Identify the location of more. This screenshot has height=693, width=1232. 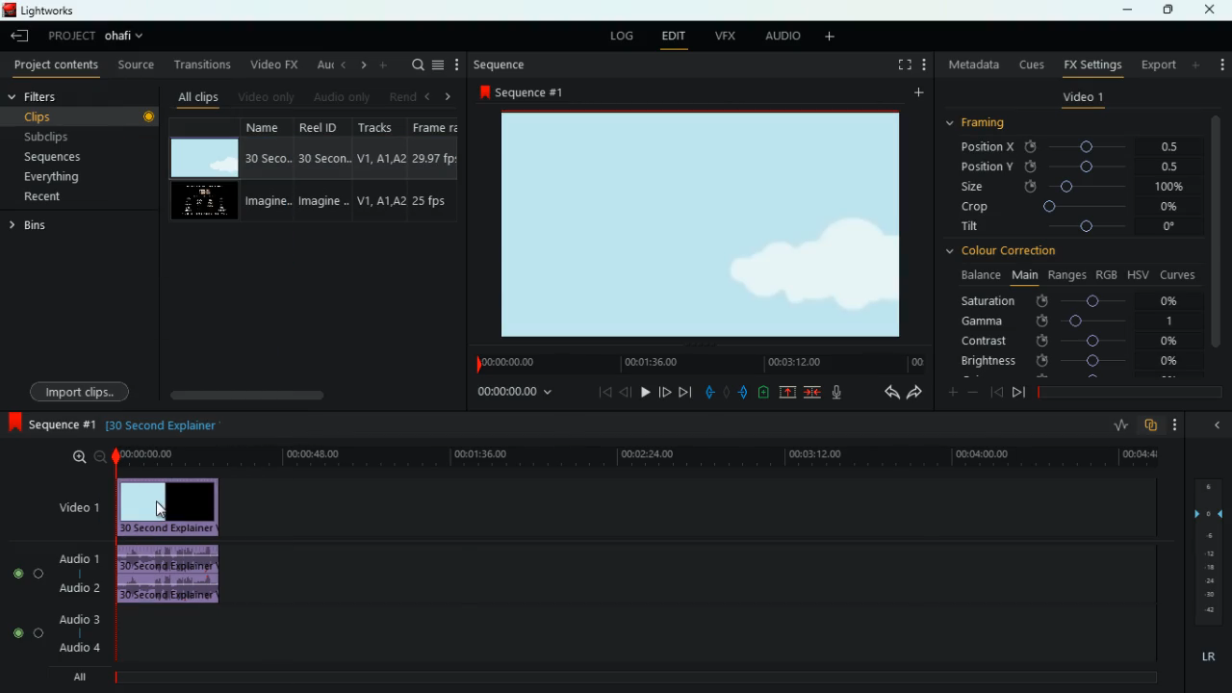
(834, 38).